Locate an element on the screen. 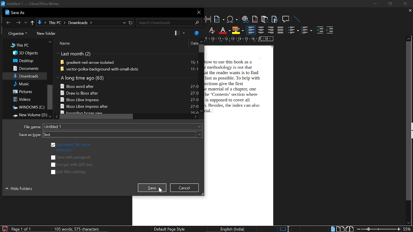 This screenshot has height=232, width=413. vector-polka-background-with-small-dots 11-1 is located at coordinates (129, 69).